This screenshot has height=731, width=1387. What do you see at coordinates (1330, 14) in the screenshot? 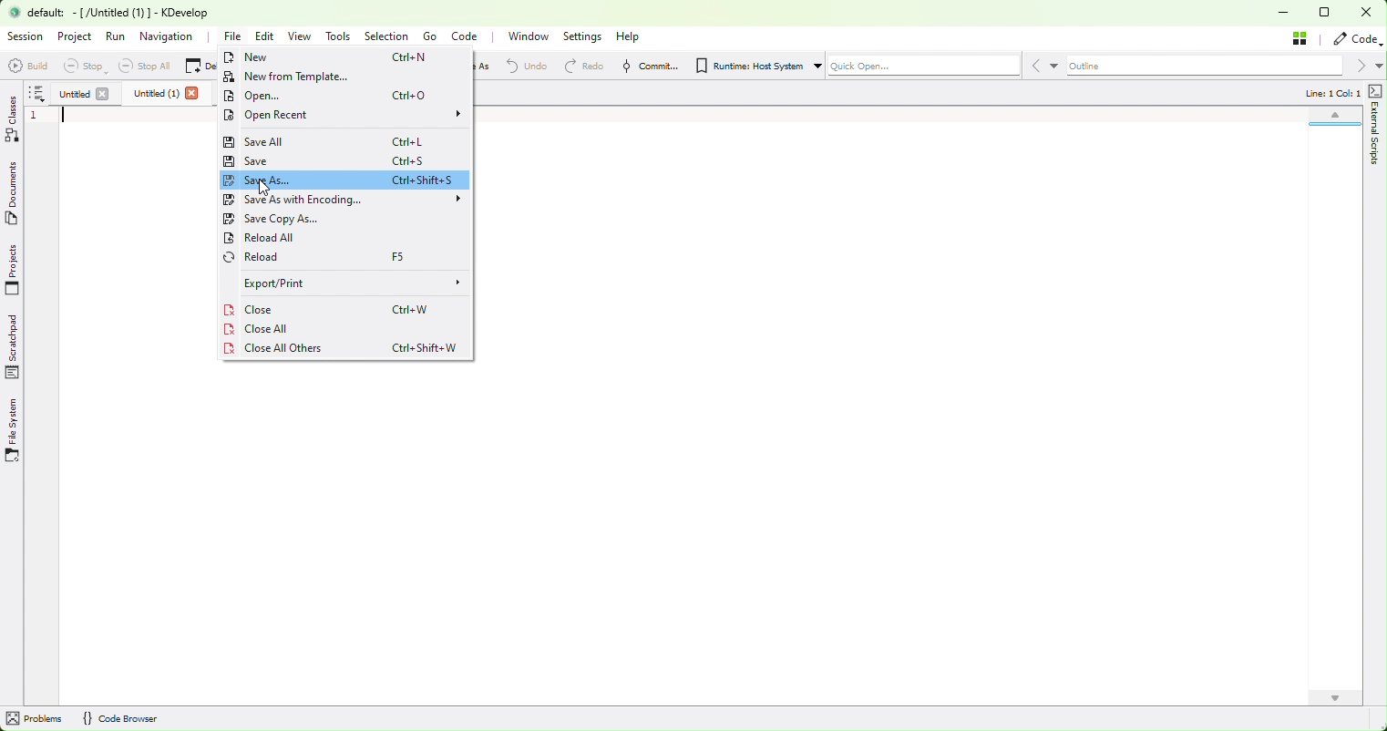
I see `restore` at bounding box center [1330, 14].